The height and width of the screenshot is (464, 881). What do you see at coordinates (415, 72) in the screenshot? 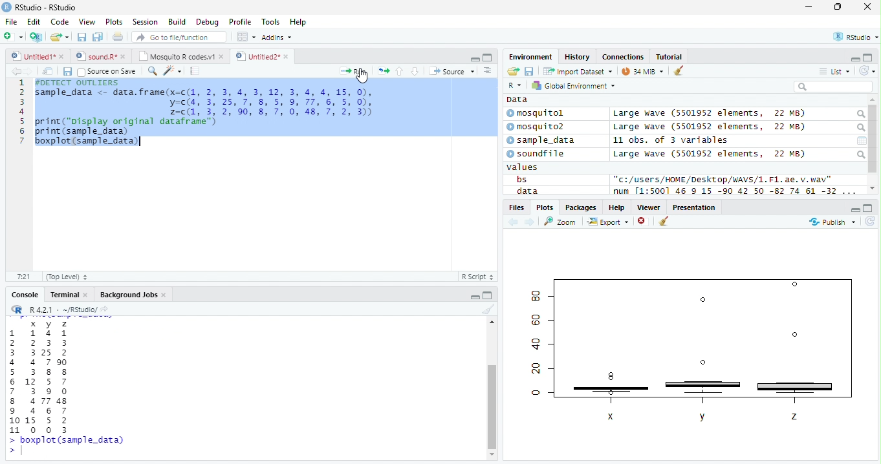
I see `Go to next session` at bounding box center [415, 72].